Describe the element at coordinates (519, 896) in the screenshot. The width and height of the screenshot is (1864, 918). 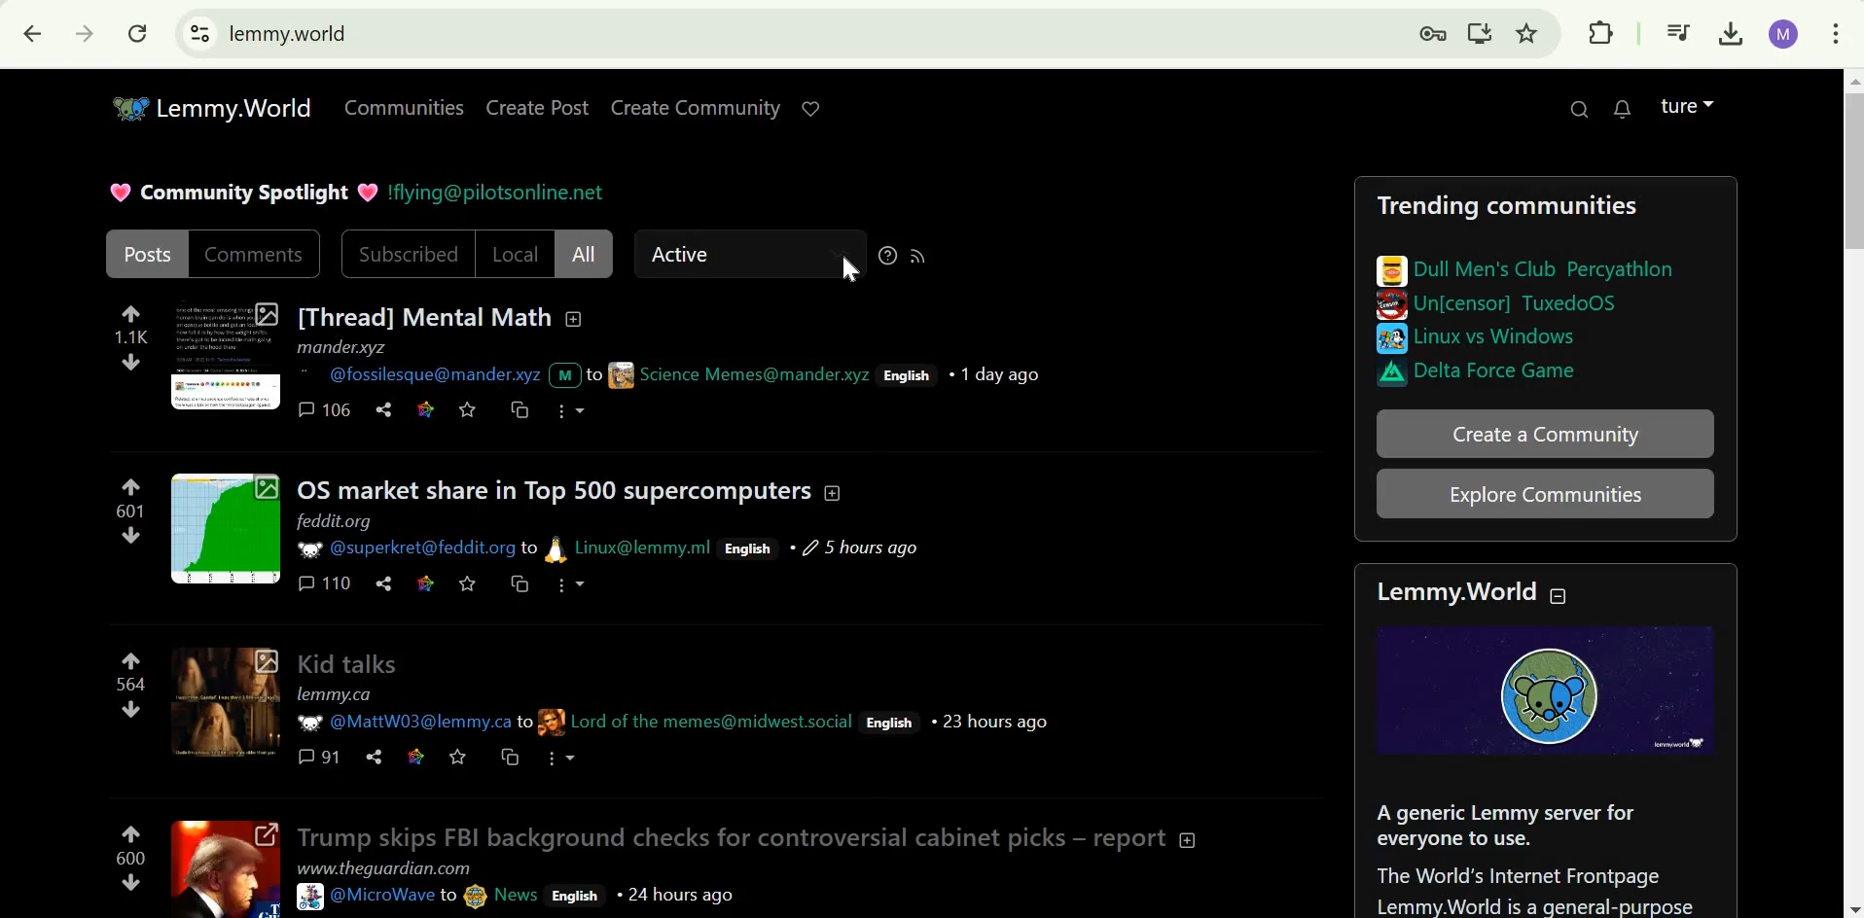
I see `News` at that location.